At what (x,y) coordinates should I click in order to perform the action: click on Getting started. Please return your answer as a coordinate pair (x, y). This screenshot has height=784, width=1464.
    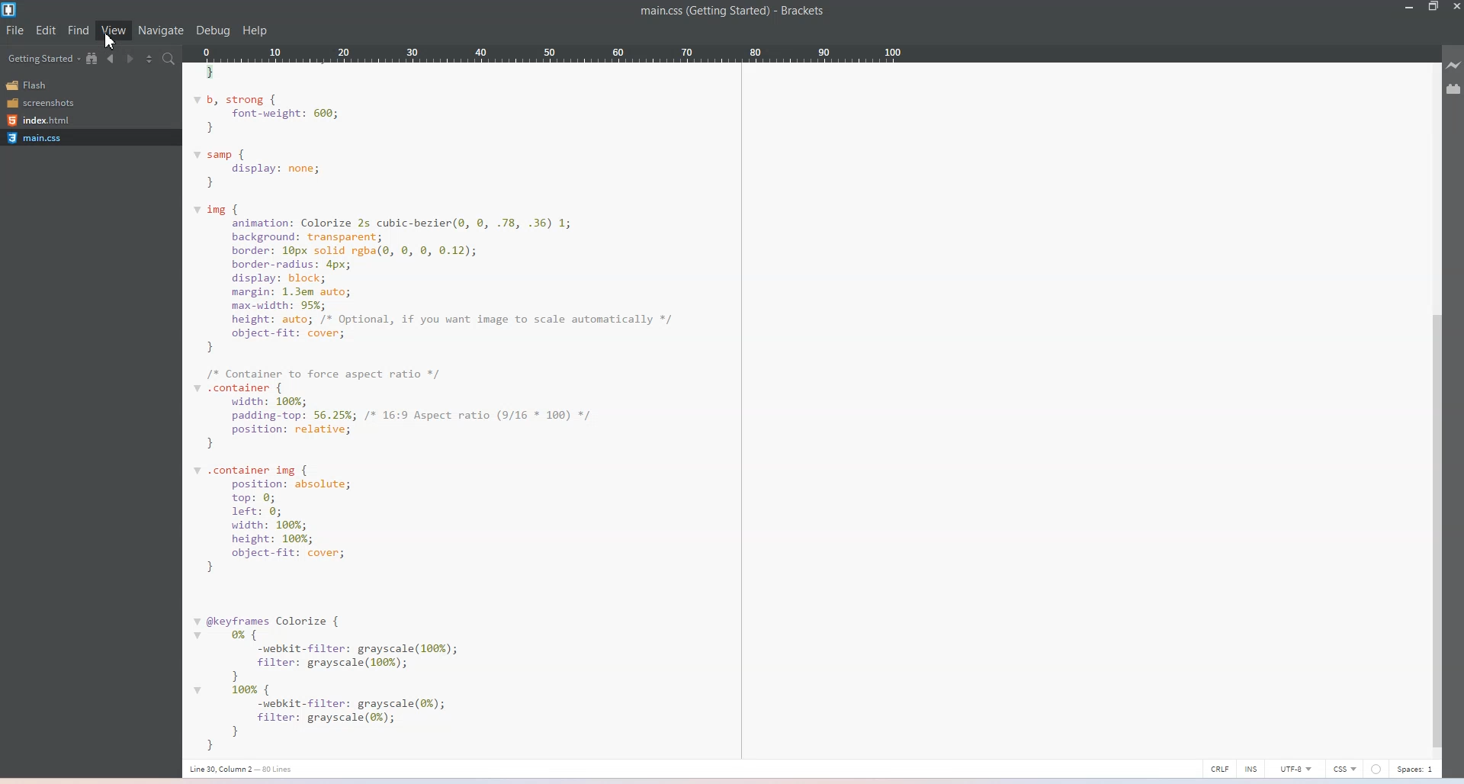
    Looking at the image, I should click on (43, 58).